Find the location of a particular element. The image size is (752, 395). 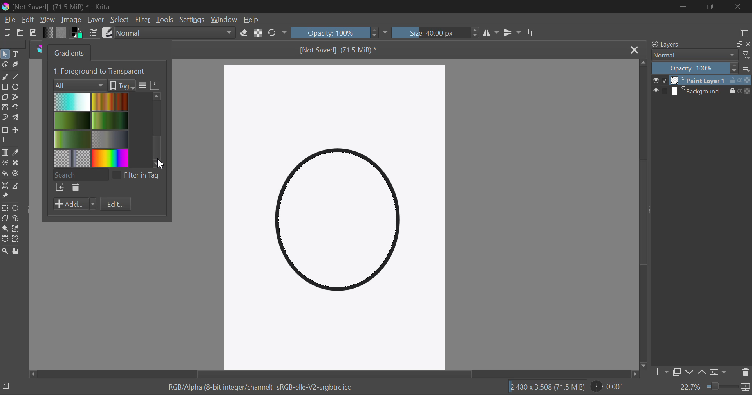

scroll bar is located at coordinates (156, 131).